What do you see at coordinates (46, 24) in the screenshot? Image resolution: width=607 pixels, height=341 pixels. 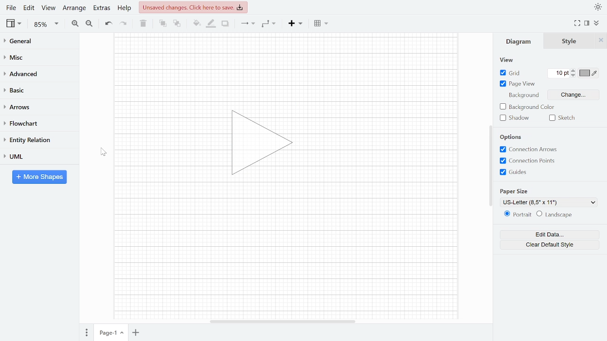 I see `Zoom` at bounding box center [46, 24].